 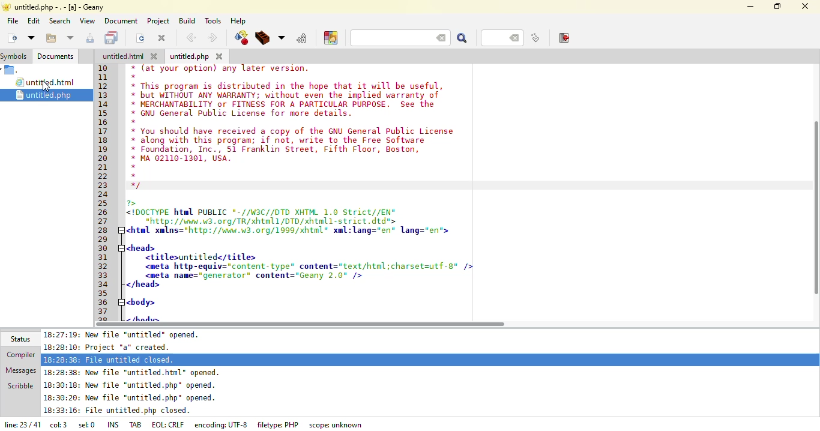 What do you see at coordinates (121, 22) in the screenshot?
I see `document` at bounding box center [121, 22].